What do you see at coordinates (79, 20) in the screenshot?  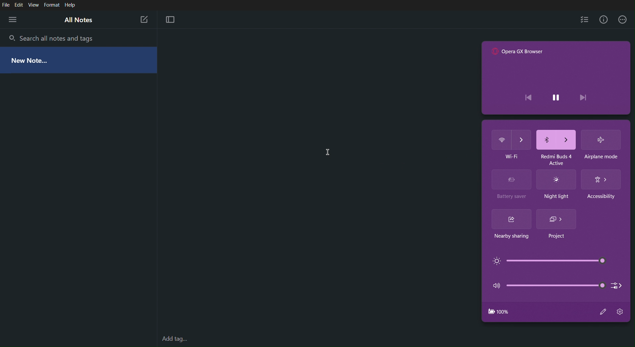 I see `All Notes` at bounding box center [79, 20].